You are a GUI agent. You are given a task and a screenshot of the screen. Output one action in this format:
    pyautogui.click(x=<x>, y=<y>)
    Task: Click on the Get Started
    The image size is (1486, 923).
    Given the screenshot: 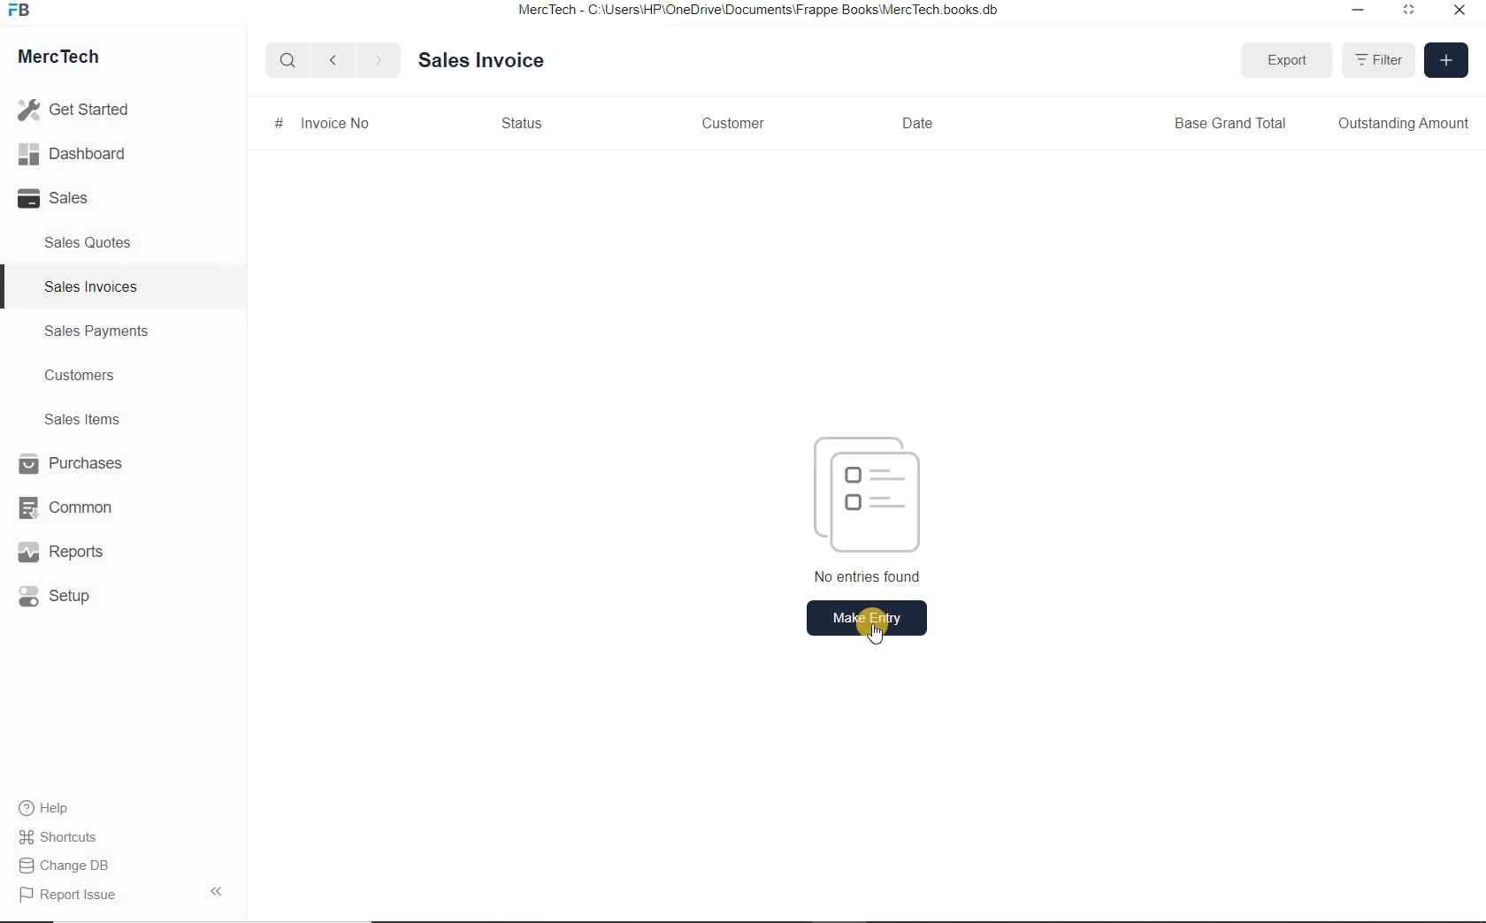 What is the action you would take?
    pyautogui.click(x=80, y=110)
    